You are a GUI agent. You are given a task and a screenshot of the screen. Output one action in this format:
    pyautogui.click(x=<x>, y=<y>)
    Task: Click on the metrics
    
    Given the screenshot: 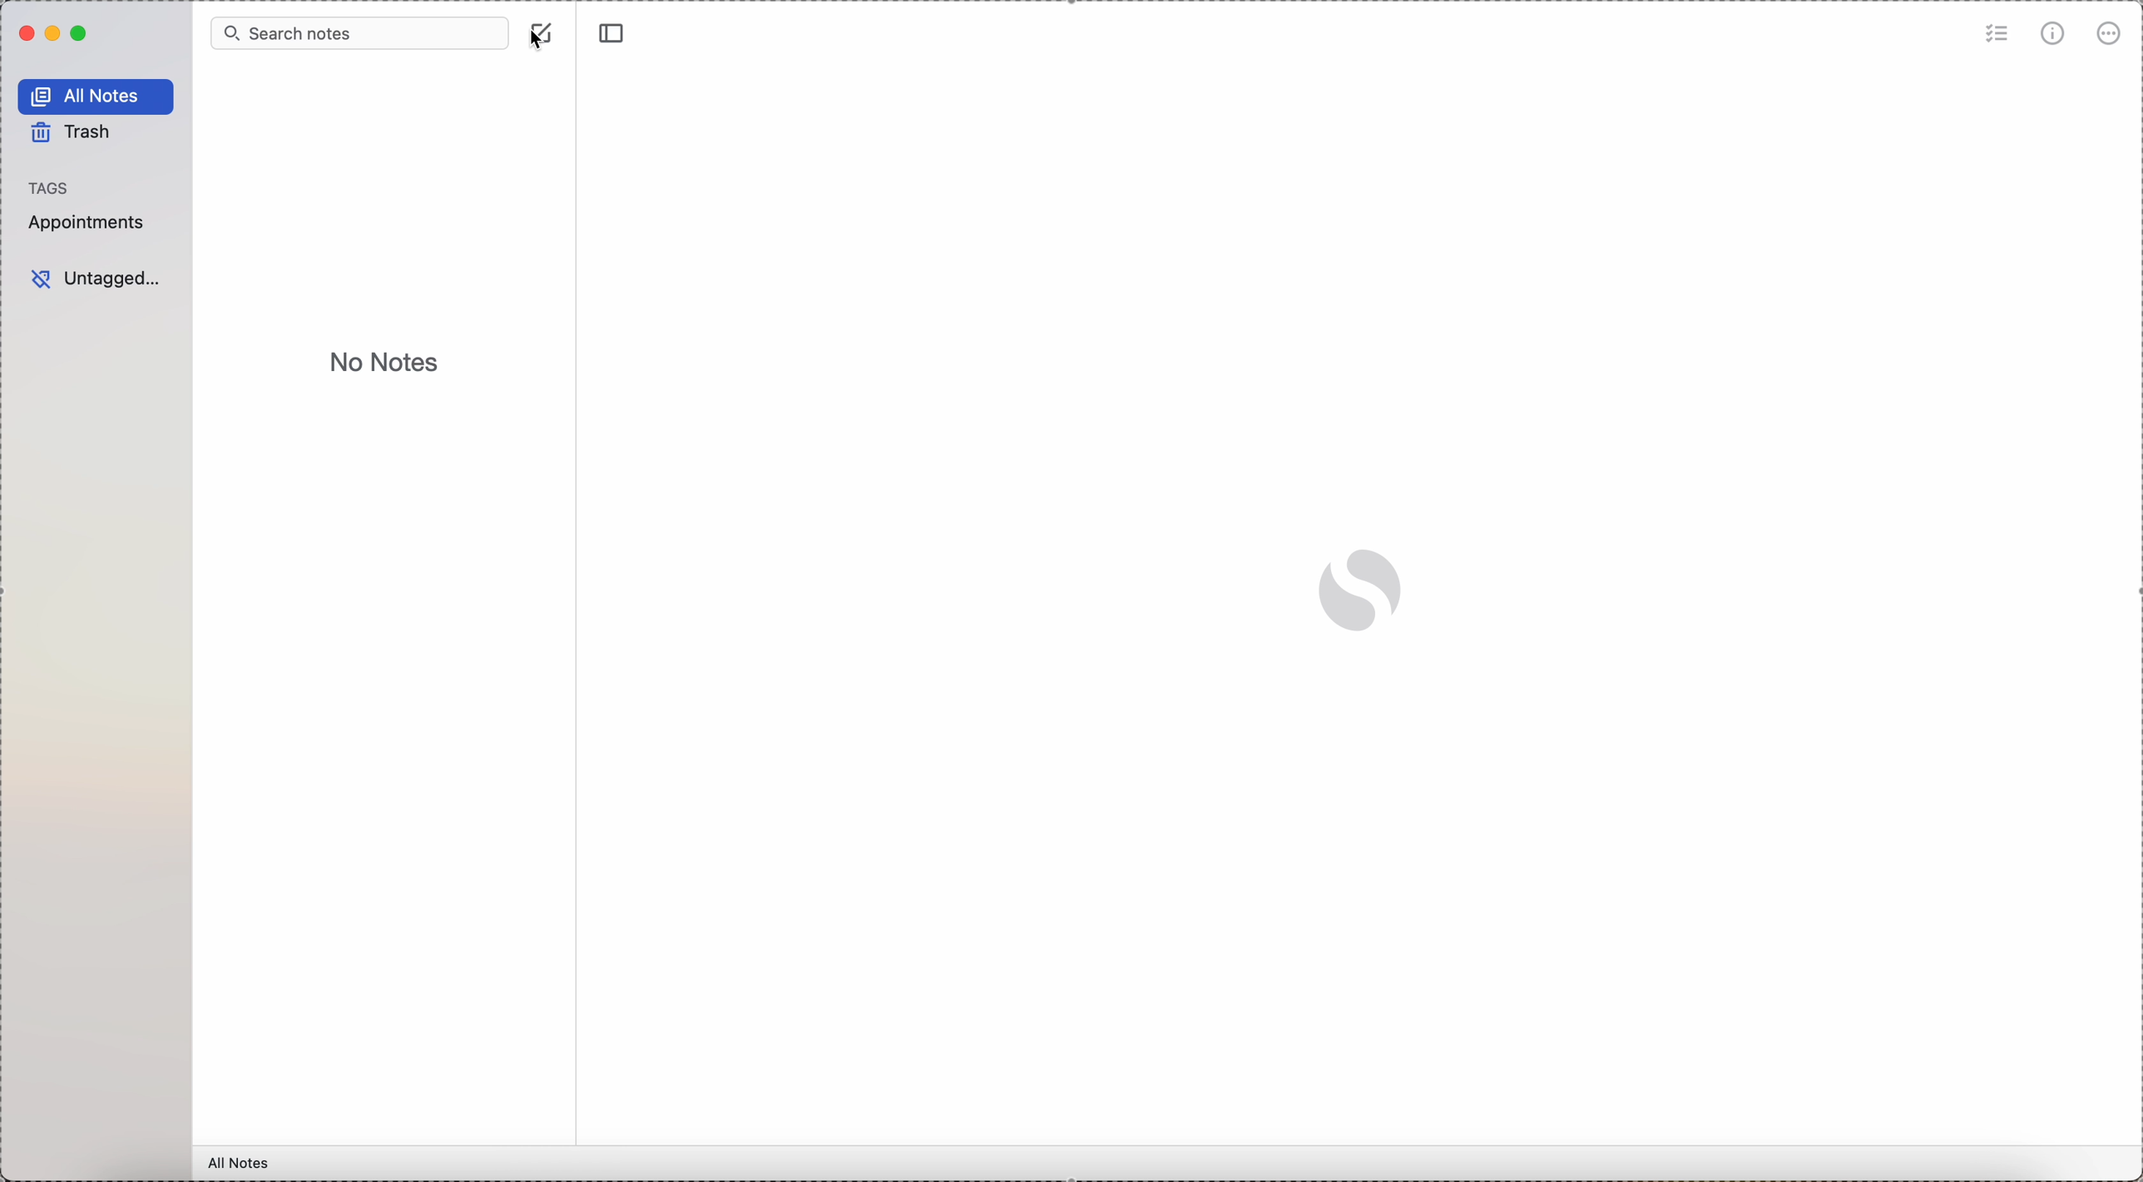 What is the action you would take?
    pyautogui.click(x=2053, y=34)
    